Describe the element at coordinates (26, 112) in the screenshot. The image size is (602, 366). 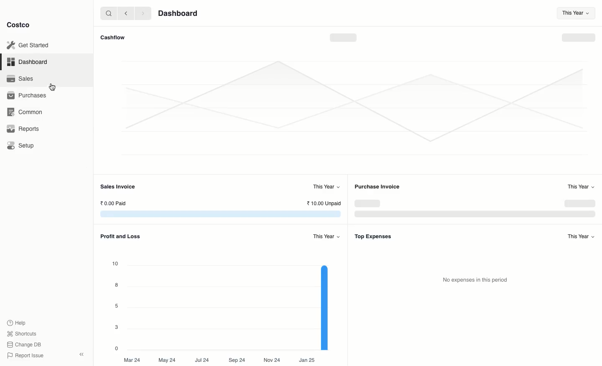
I see `Common` at that location.